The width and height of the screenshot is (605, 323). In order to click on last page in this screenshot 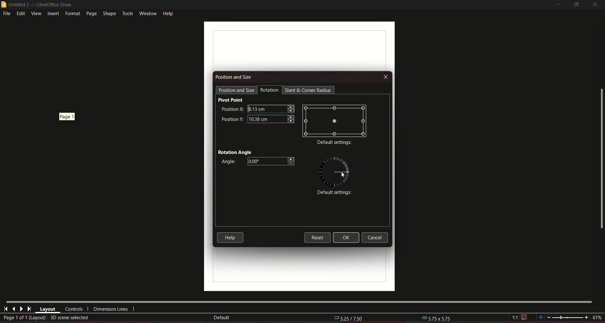, I will do `click(14, 309)`.